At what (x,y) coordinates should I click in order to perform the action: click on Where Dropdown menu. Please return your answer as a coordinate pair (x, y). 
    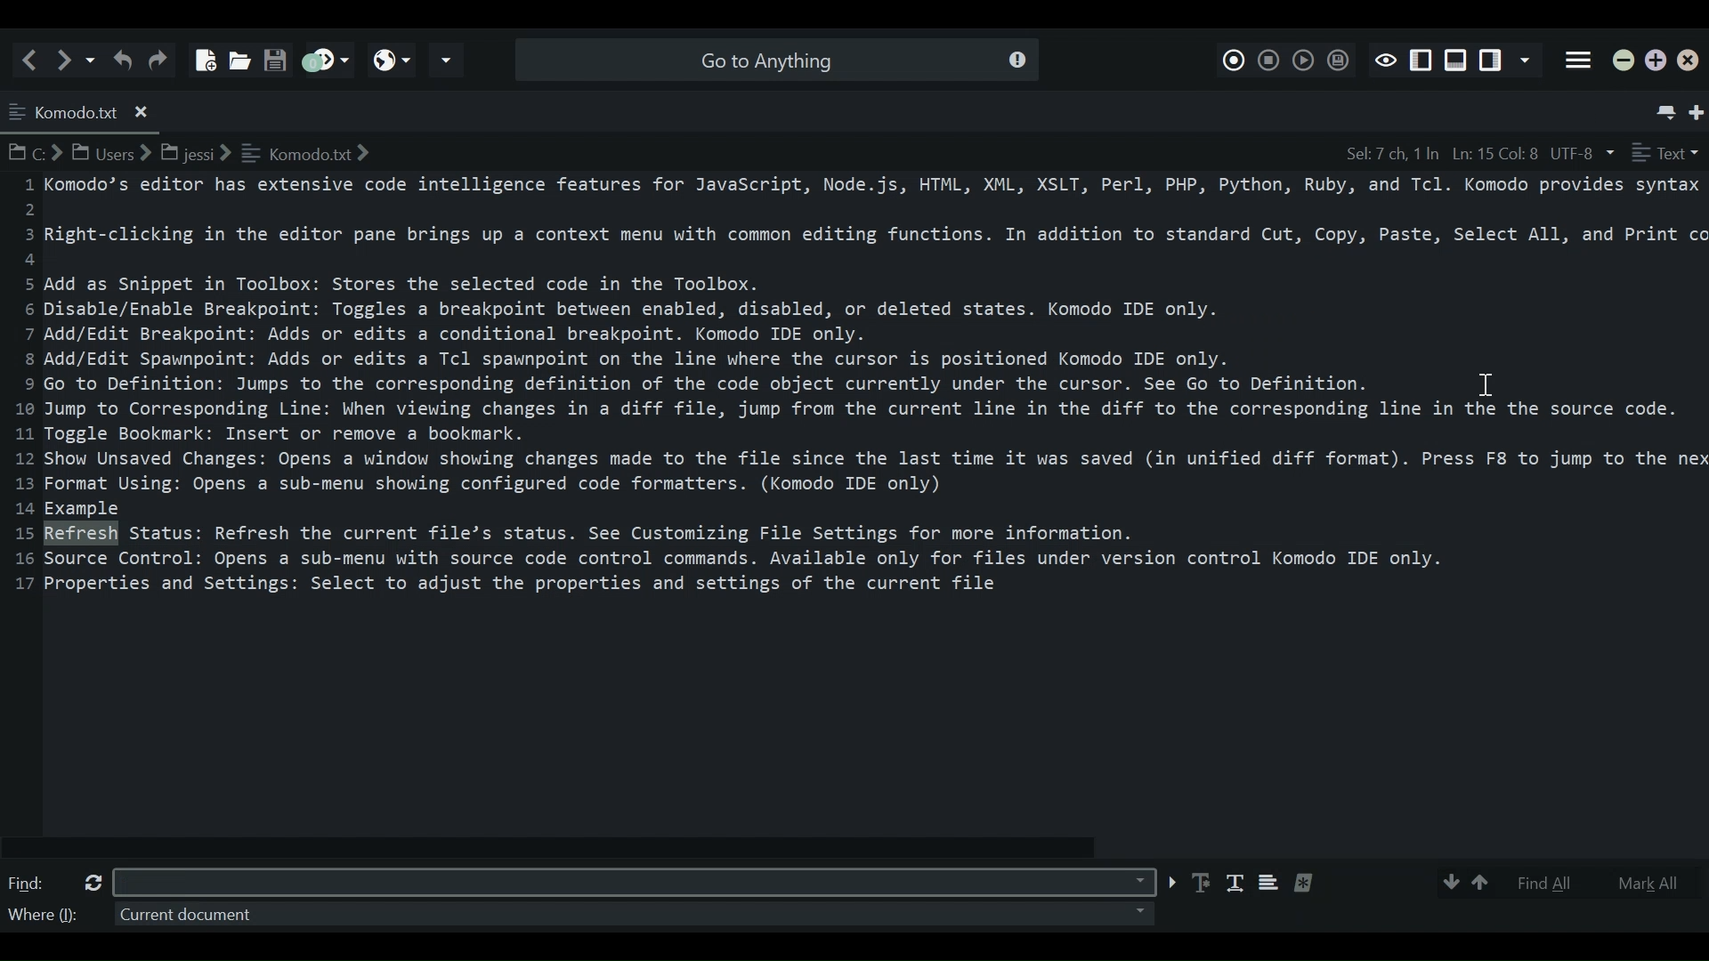
    Looking at the image, I should click on (629, 914).